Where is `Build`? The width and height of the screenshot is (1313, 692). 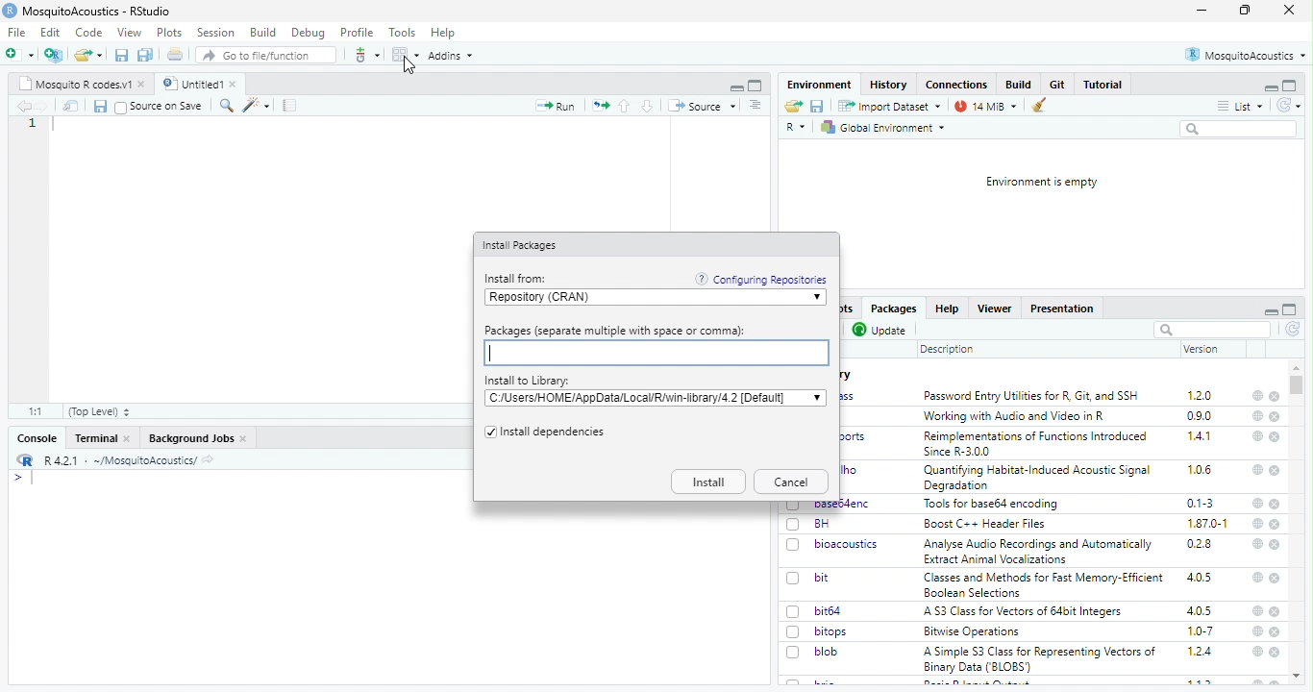
Build is located at coordinates (263, 33).